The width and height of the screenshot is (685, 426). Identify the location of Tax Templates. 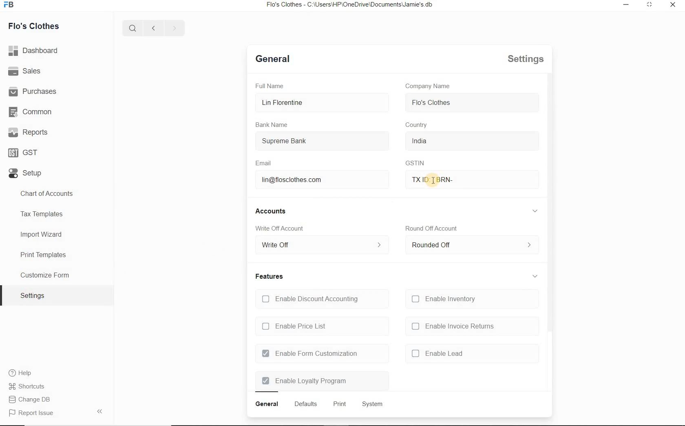
(43, 215).